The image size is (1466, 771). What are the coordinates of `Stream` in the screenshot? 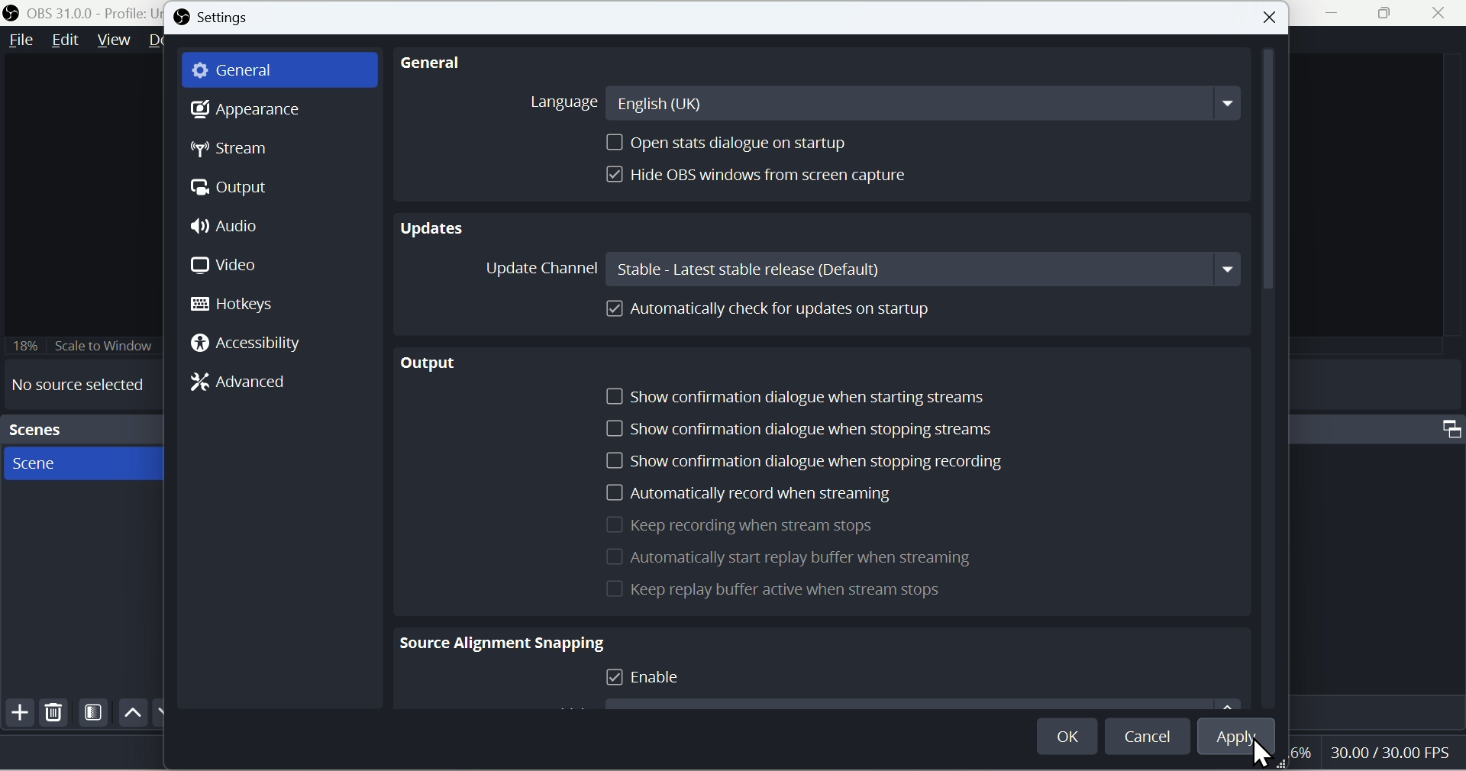 It's located at (232, 151).